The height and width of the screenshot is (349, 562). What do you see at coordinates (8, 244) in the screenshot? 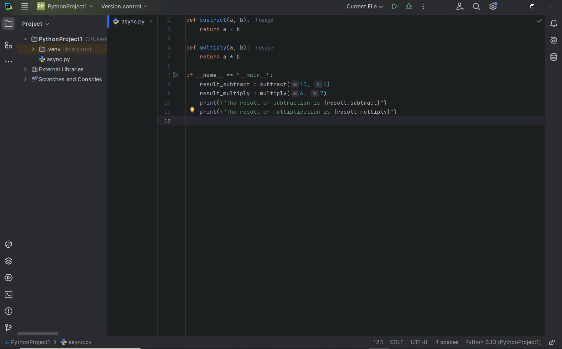
I see `python consoles` at bounding box center [8, 244].